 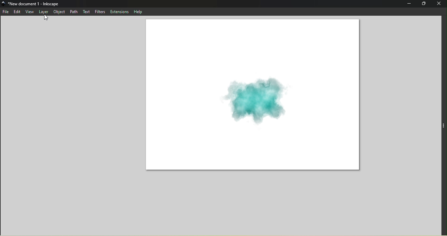 What do you see at coordinates (17, 12) in the screenshot?
I see `Edit` at bounding box center [17, 12].